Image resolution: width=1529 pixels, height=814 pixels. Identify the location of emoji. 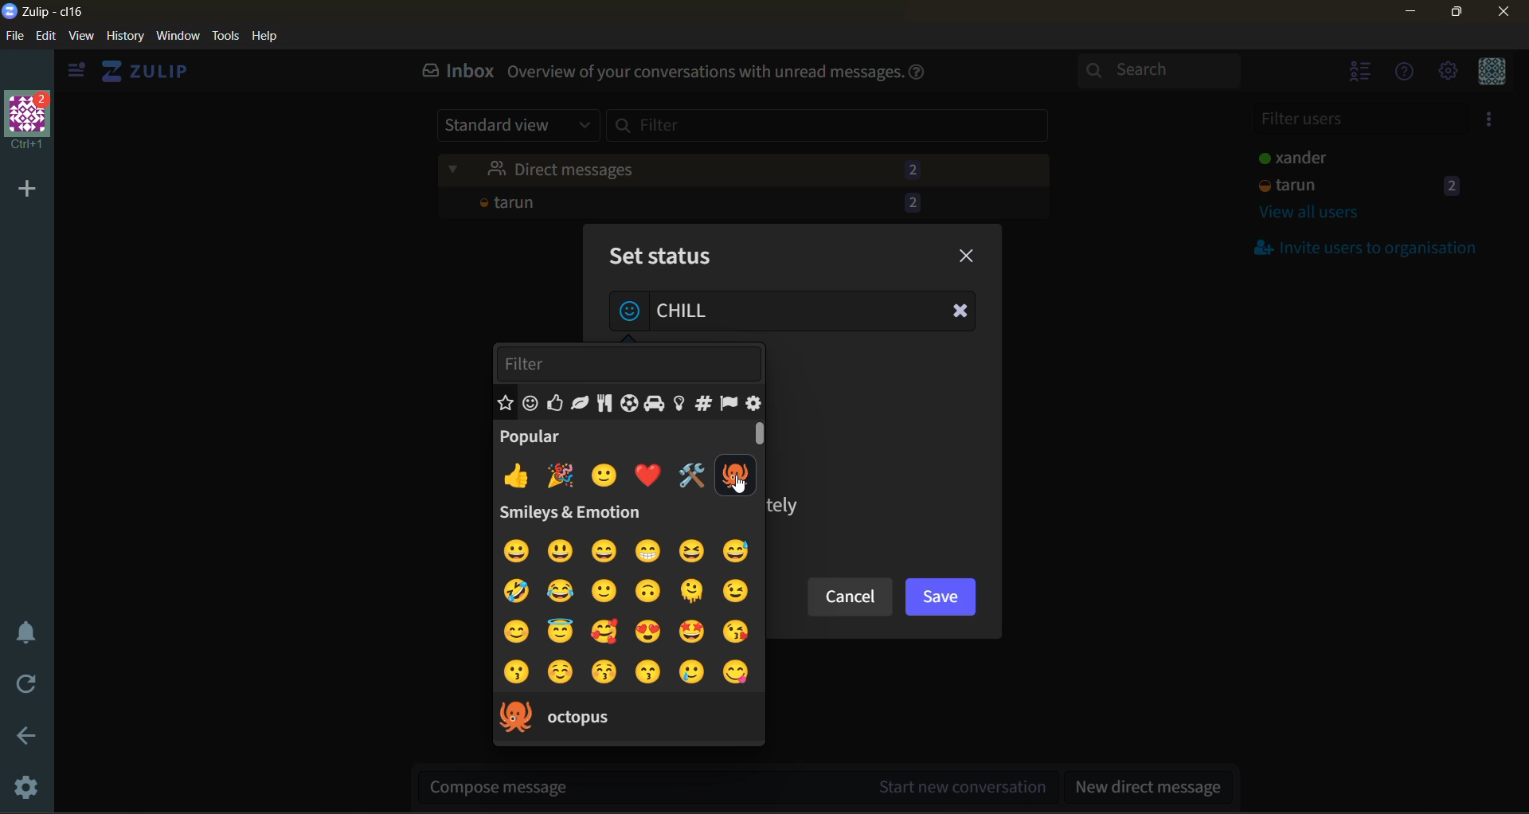
(521, 477).